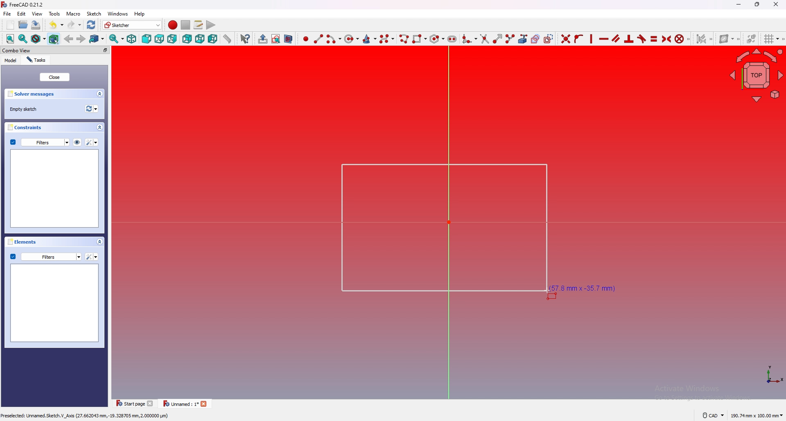  Describe the element at coordinates (38, 39) in the screenshot. I see `draw style` at that location.